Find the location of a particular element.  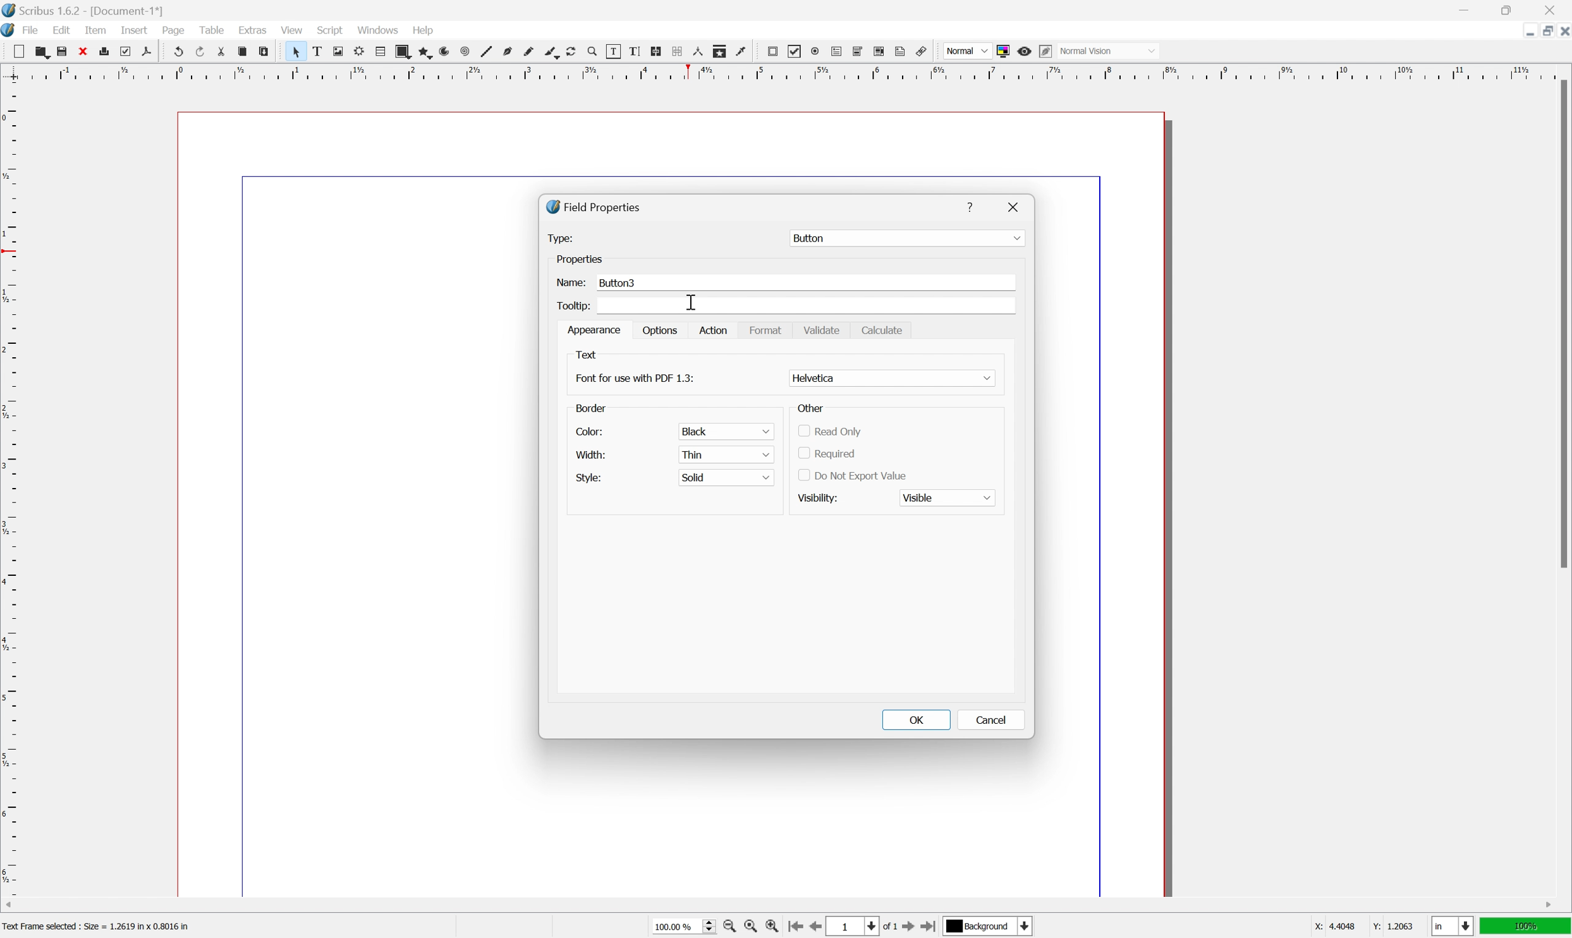

go to next page is located at coordinates (907, 927).